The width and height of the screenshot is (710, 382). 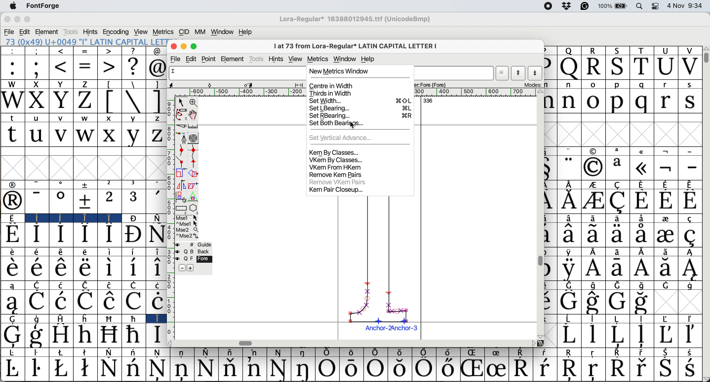 What do you see at coordinates (254, 368) in the screenshot?
I see `Symbol` at bounding box center [254, 368].